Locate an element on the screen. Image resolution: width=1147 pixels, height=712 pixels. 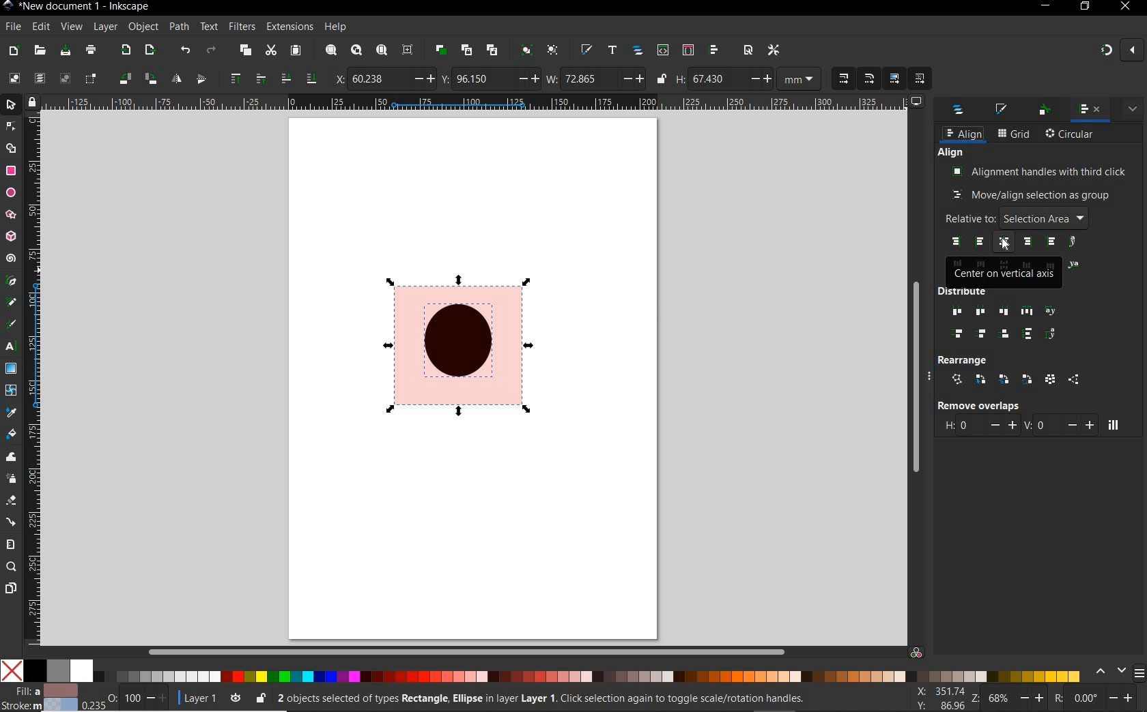
CHANGE VERTICAL is located at coordinates (1059, 424).